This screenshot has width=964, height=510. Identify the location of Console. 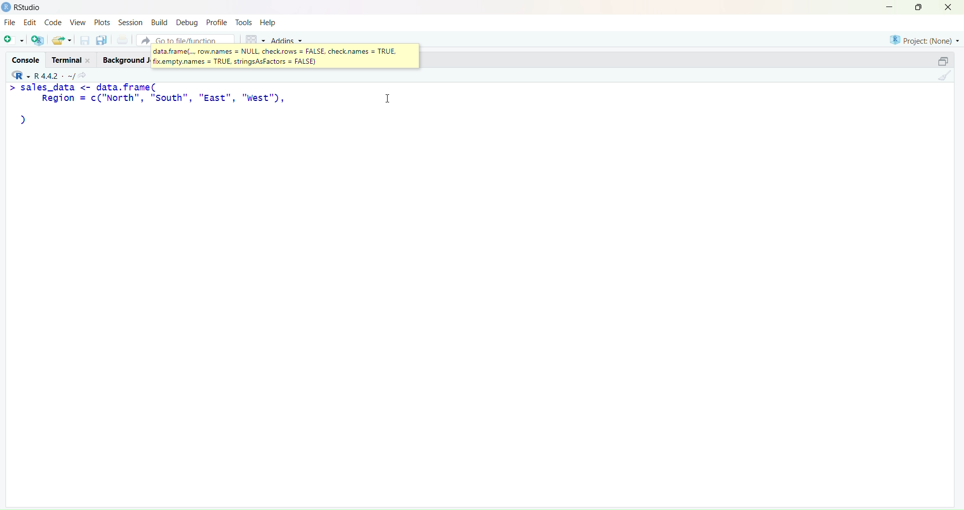
(24, 58).